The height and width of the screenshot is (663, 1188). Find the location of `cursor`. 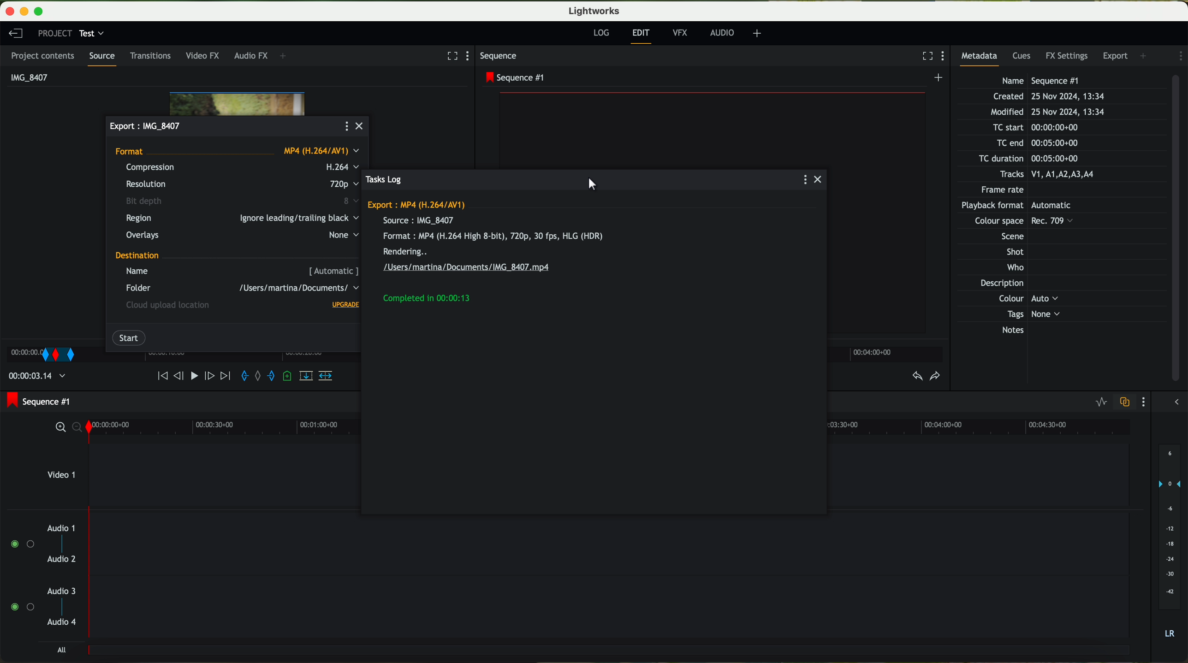

cursor is located at coordinates (591, 184).